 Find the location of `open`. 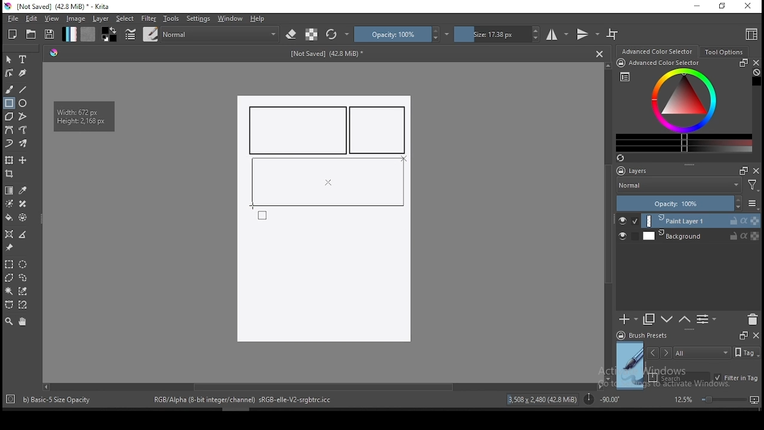

open is located at coordinates (31, 34).